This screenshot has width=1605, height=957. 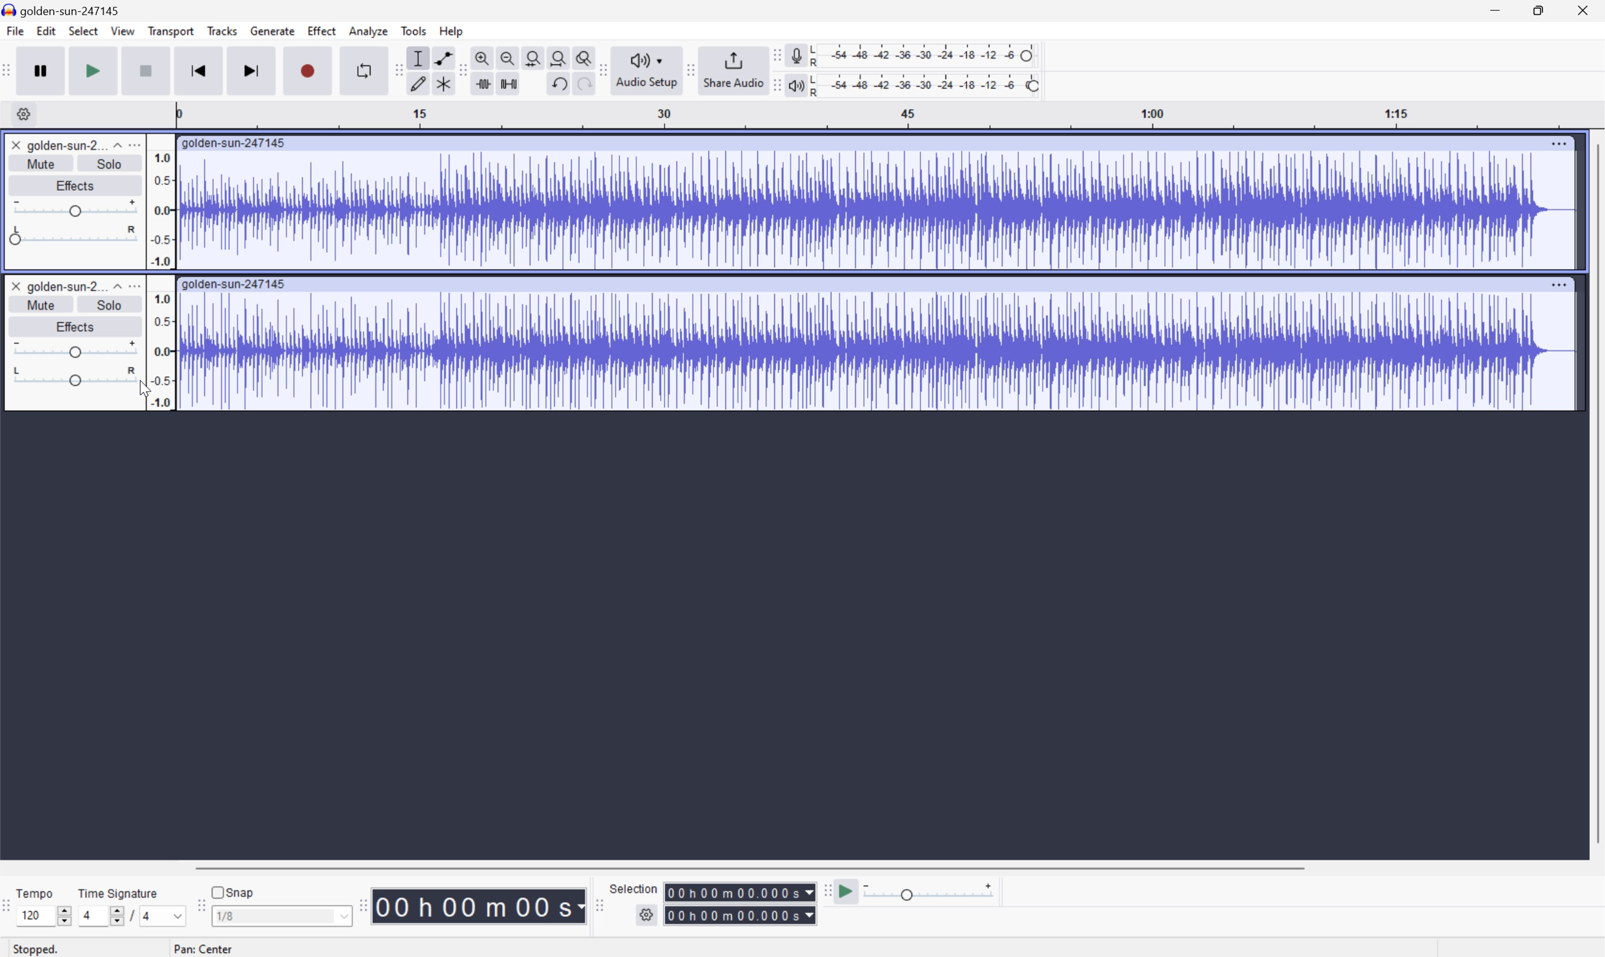 I want to click on Analyze, so click(x=370, y=32).